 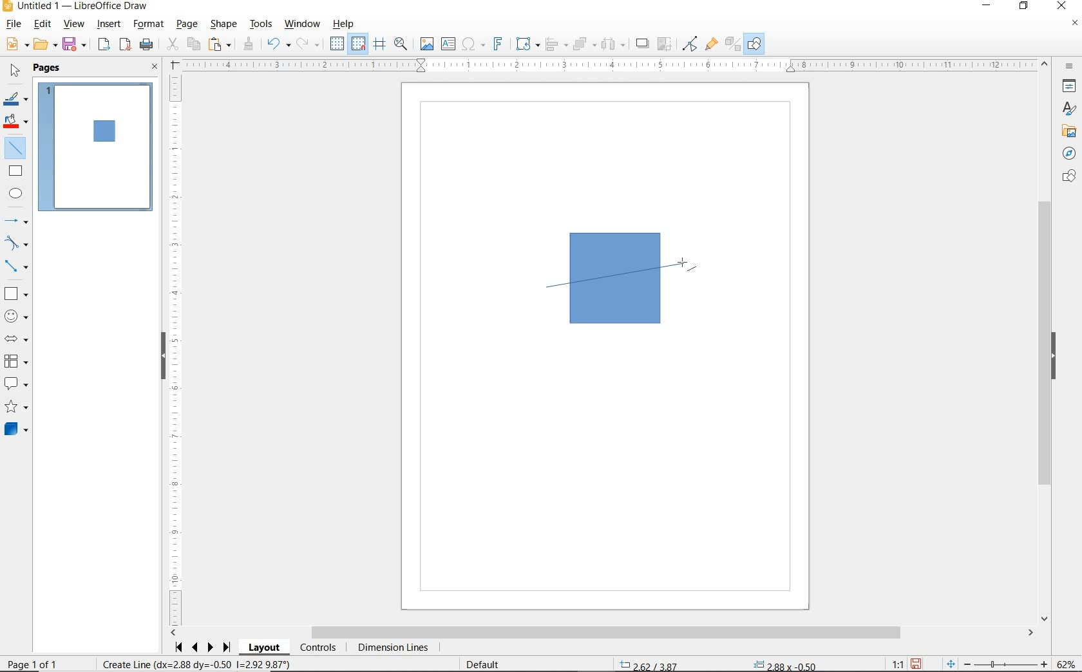 What do you see at coordinates (16, 171) in the screenshot?
I see `RECTANGLE` at bounding box center [16, 171].